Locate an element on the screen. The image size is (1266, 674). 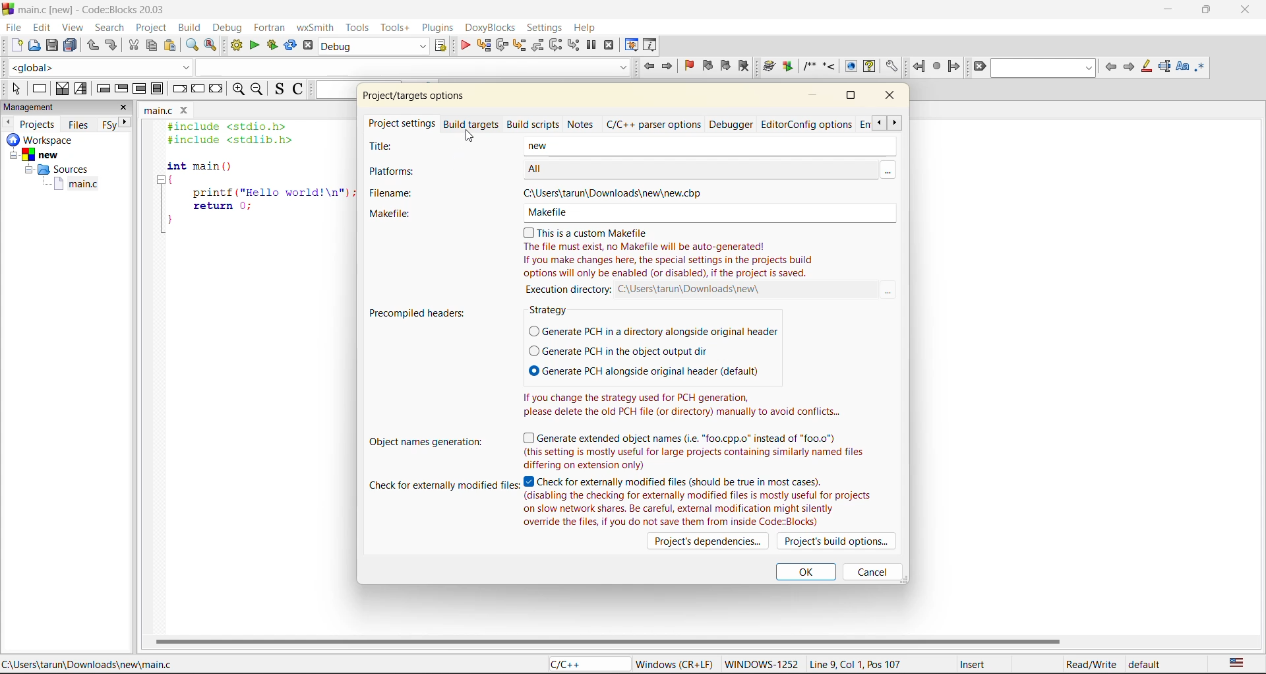
C:\Users\tarun\Downloads\new\new.cbp is located at coordinates (619, 193).